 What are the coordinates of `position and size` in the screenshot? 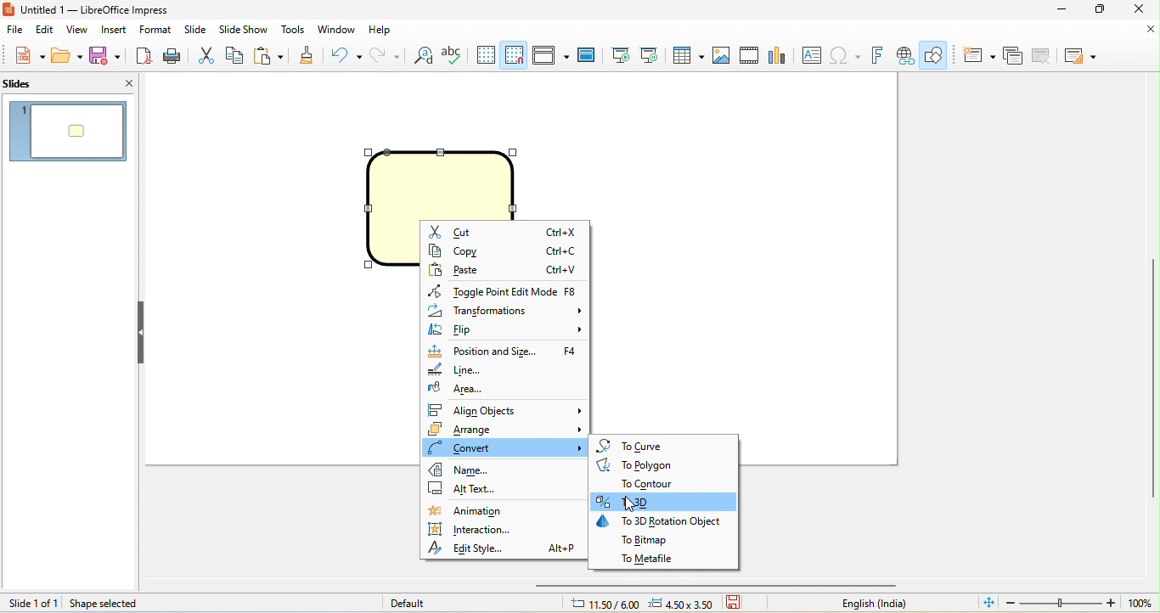 It's located at (507, 351).